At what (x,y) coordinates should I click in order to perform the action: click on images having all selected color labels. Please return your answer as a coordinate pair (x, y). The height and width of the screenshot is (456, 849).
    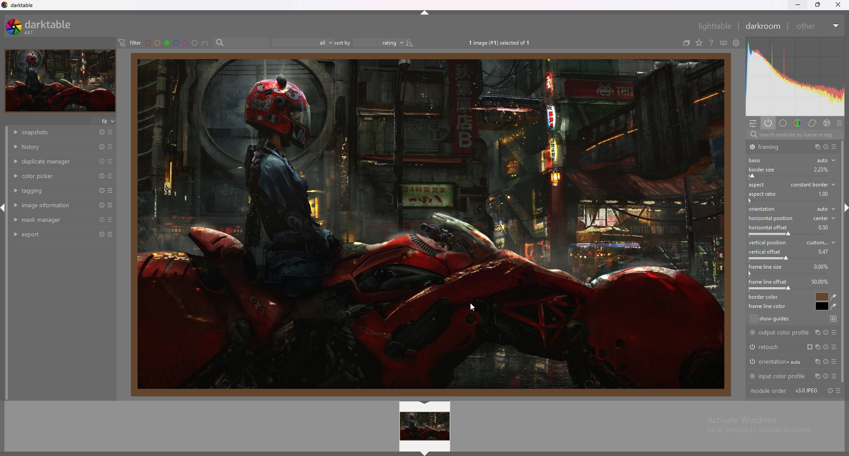
    Looking at the image, I should click on (205, 43).